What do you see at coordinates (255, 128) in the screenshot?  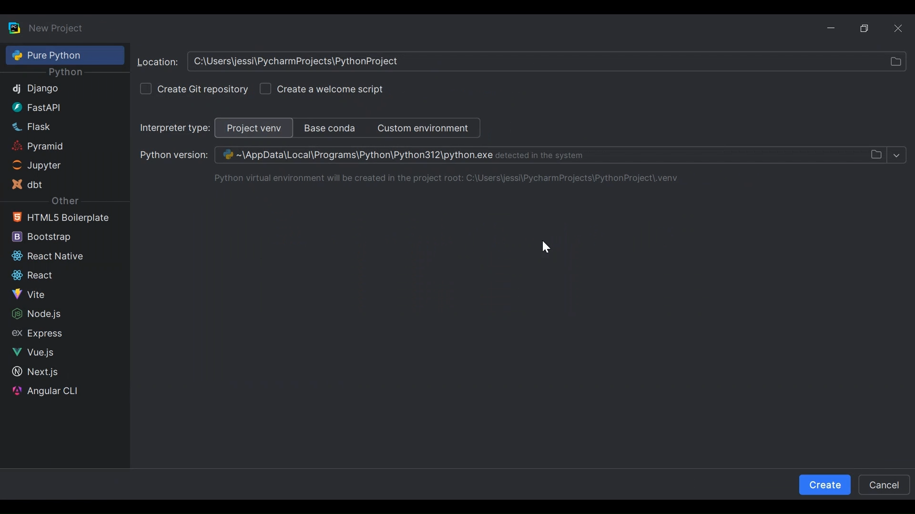 I see `Project View` at bounding box center [255, 128].